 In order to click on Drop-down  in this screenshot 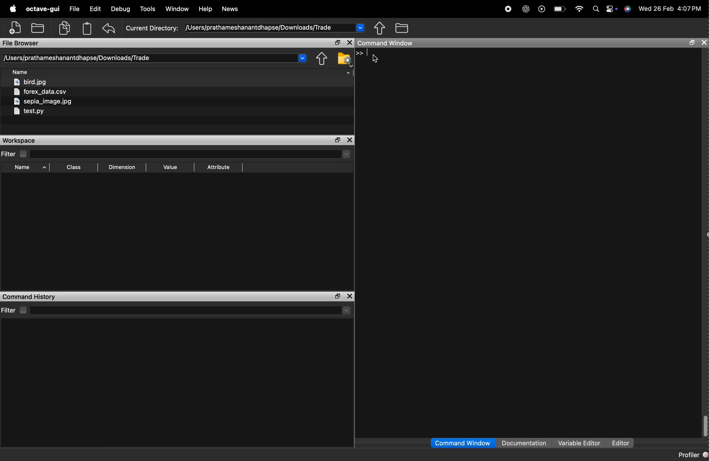, I will do `click(302, 58)`.